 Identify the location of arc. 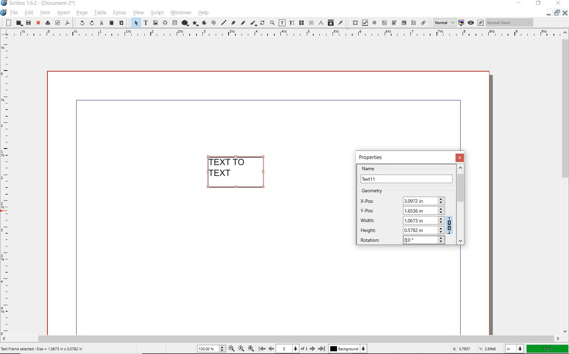
(204, 23).